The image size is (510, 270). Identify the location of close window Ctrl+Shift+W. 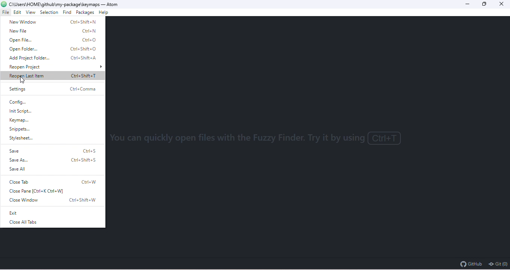
(54, 201).